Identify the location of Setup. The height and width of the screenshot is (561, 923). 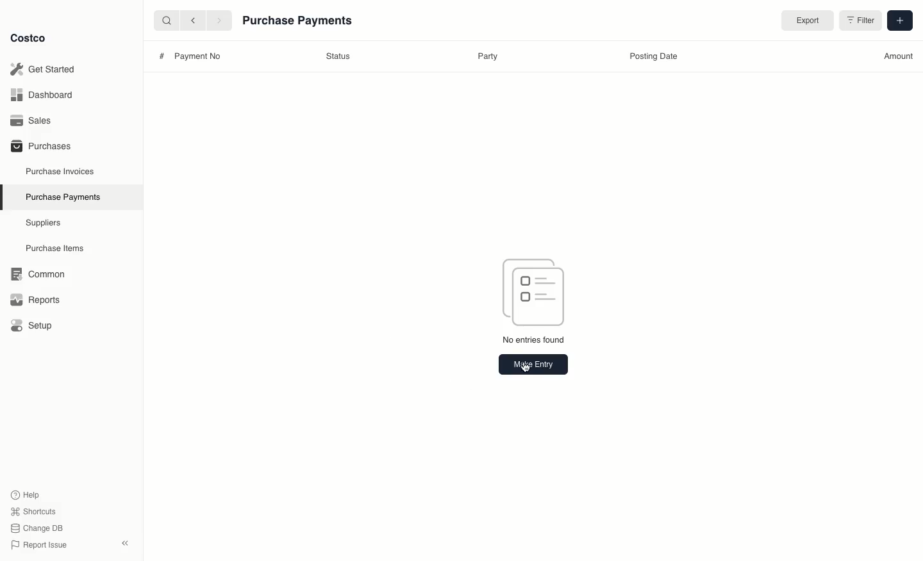
(36, 327).